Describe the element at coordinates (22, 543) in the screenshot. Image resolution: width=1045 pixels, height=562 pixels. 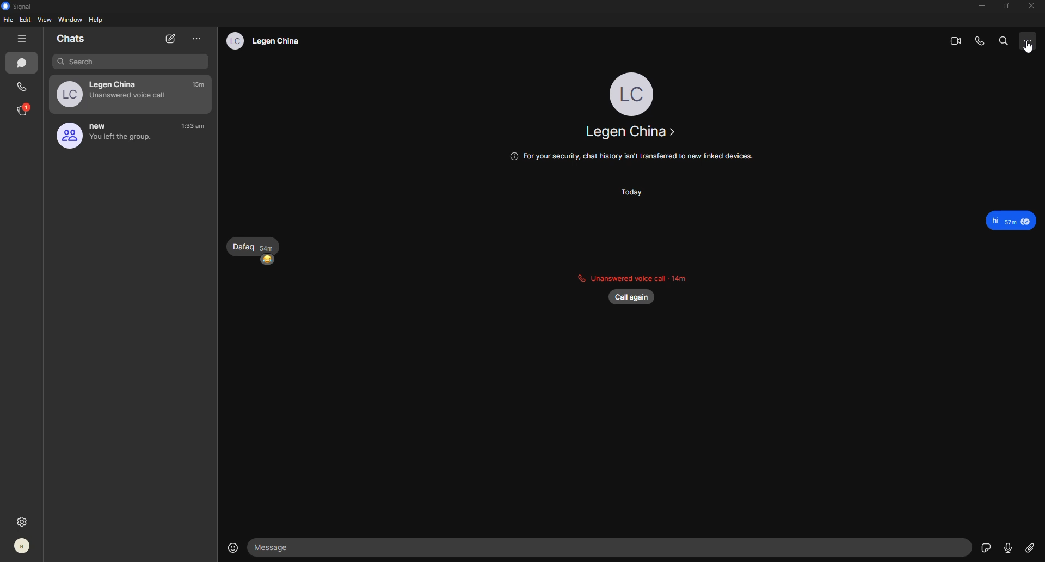
I see `profile` at that location.